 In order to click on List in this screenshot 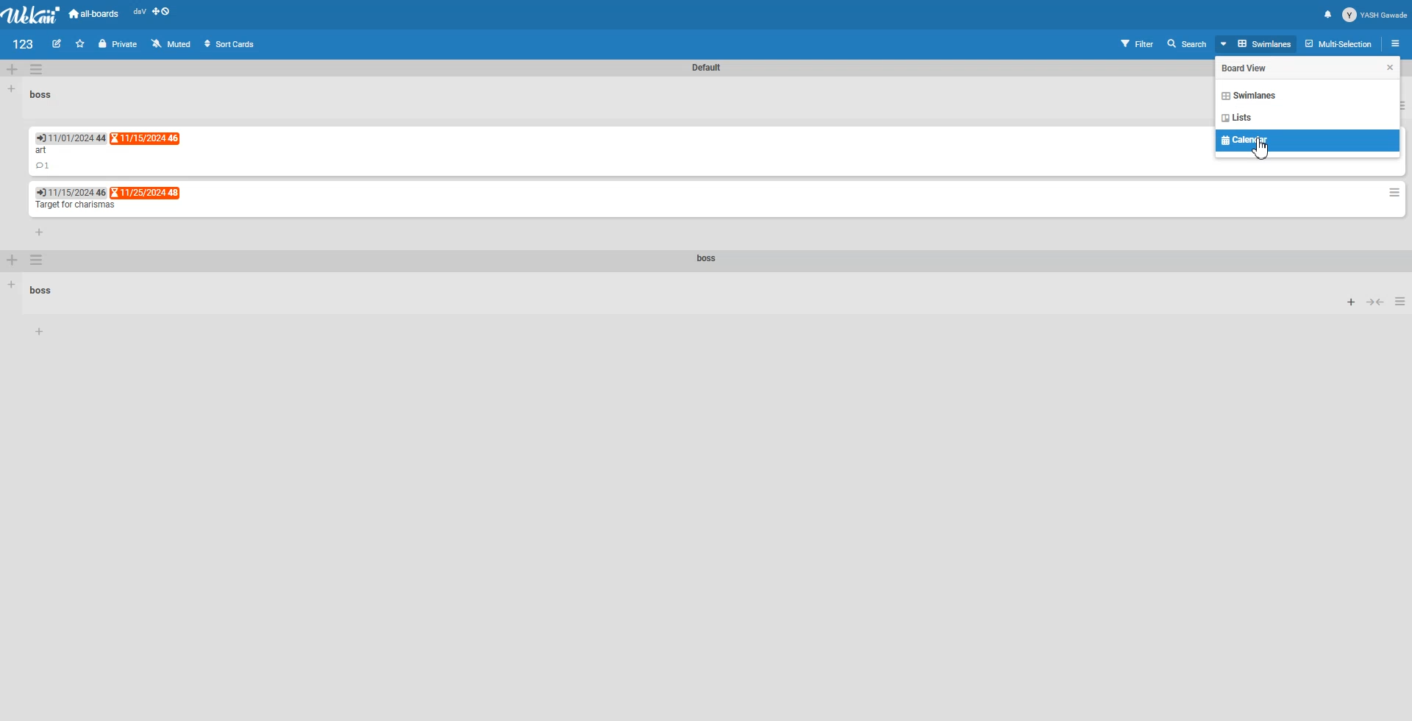, I will do `click(1308, 118)`.